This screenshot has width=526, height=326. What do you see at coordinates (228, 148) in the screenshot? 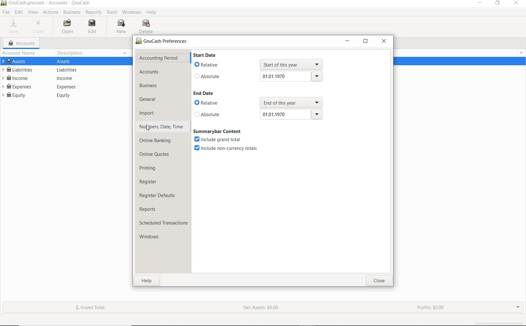
I see `include non-currency totals` at bounding box center [228, 148].